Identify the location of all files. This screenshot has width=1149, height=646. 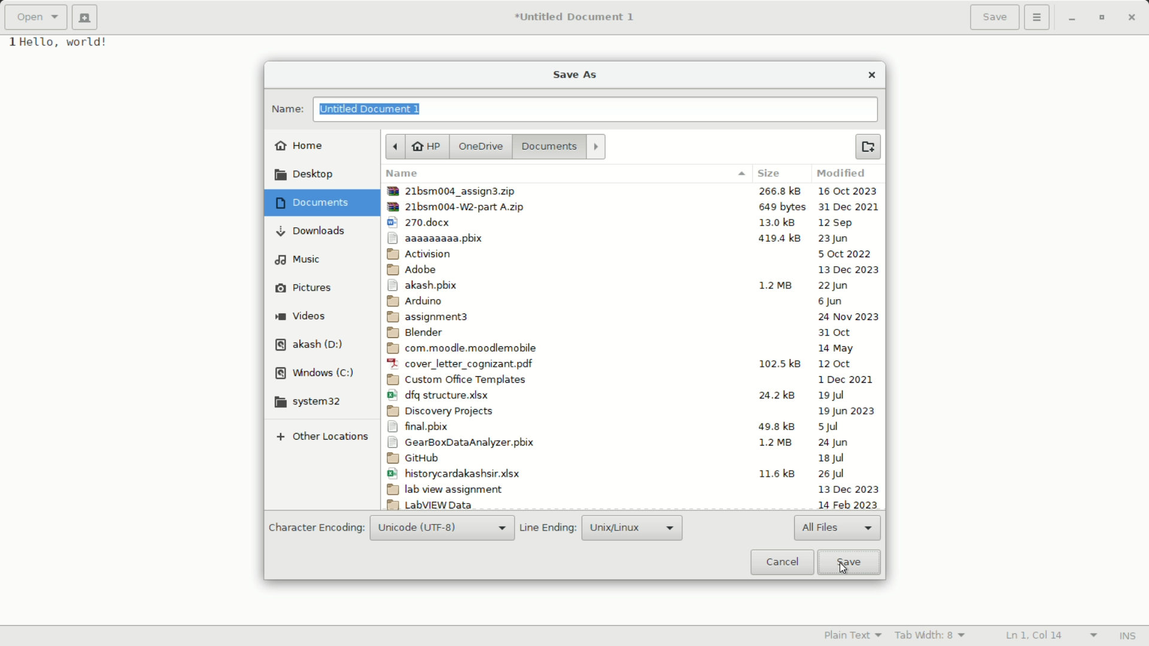
(838, 529).